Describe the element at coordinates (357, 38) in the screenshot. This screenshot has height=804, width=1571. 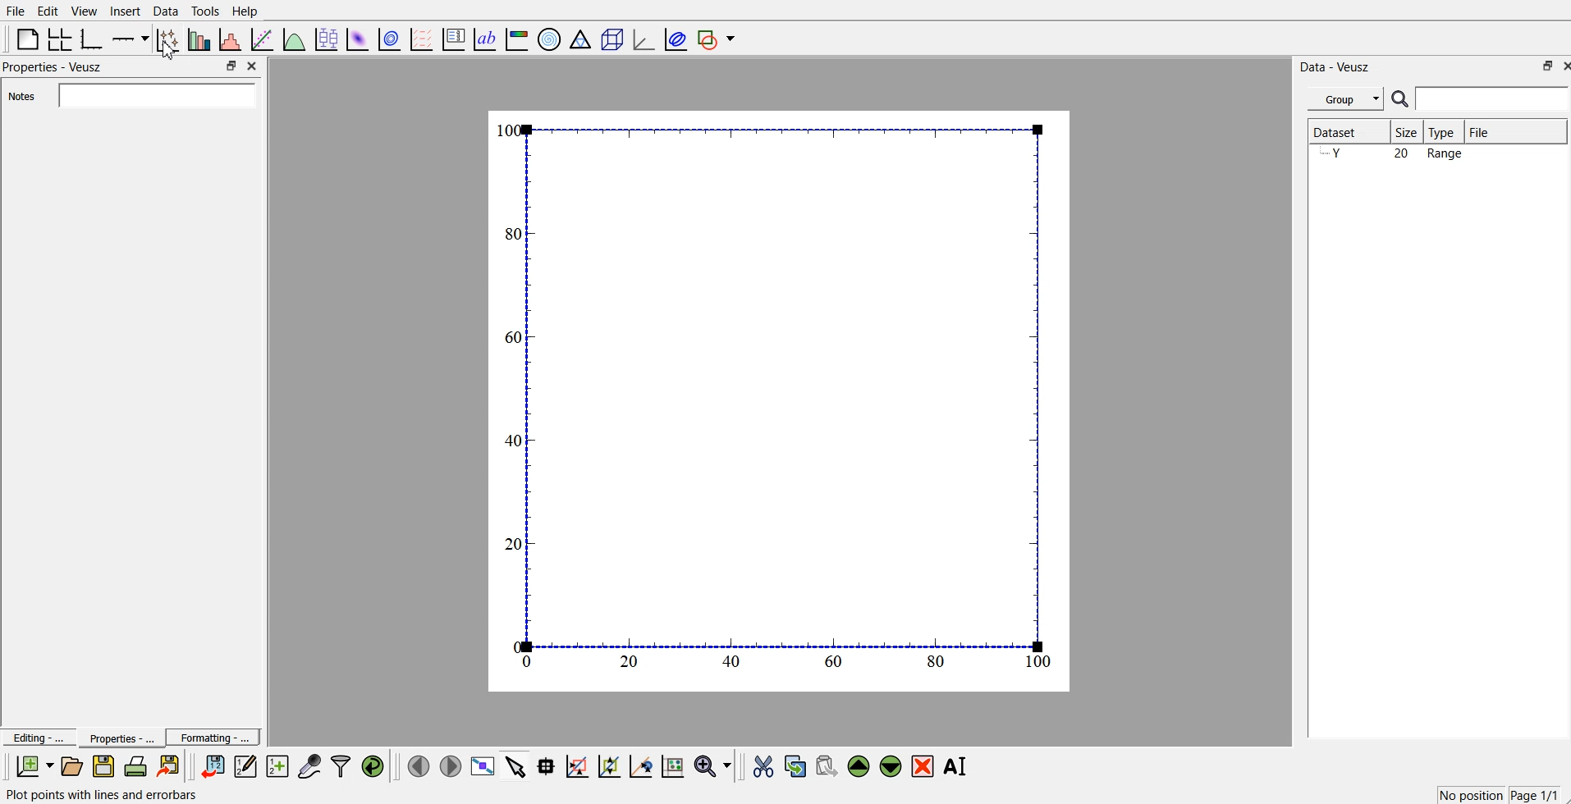
I see `plot a 2d dataset as an` at that location.